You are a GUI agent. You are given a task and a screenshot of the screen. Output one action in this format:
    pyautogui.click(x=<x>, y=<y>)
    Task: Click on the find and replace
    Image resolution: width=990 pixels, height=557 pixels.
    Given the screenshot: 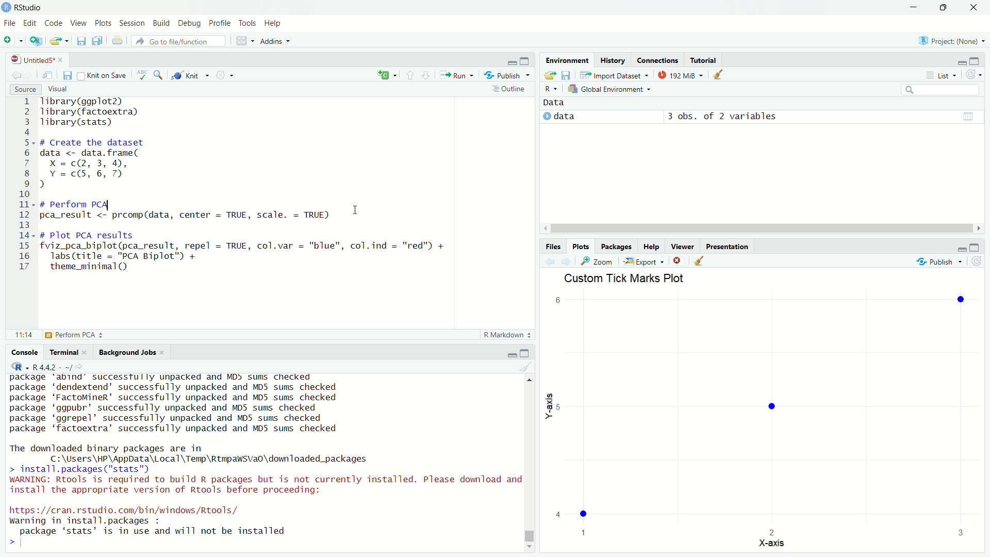 What is the action you would take?
    pyautogui.click(x=161, y=75)
    